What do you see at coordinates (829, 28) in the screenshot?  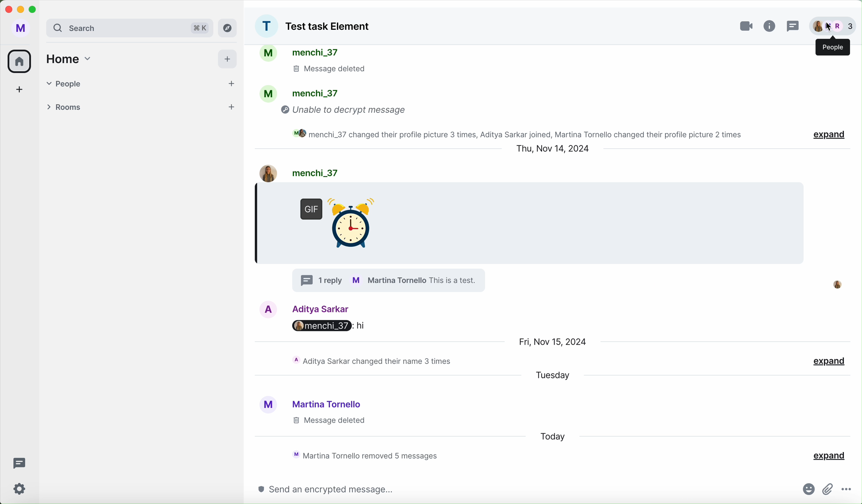 I see `cursor` at bounding box center [829, 28].